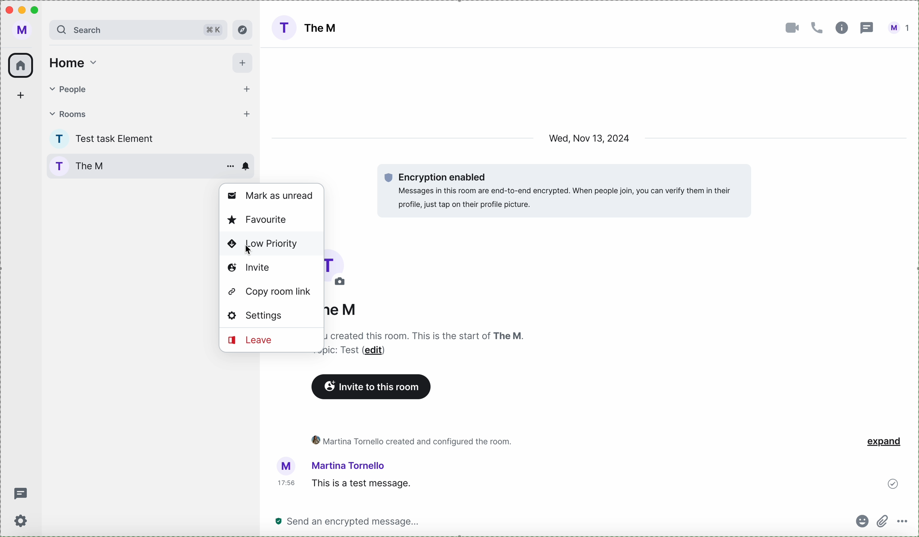  What do you see at coordinates (373, 387) in the screenshot?
I see `invite to this room button` at bounding box center [373, 387].